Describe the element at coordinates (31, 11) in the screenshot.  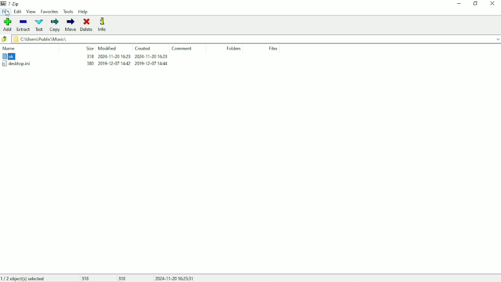
I see `View` at that location.